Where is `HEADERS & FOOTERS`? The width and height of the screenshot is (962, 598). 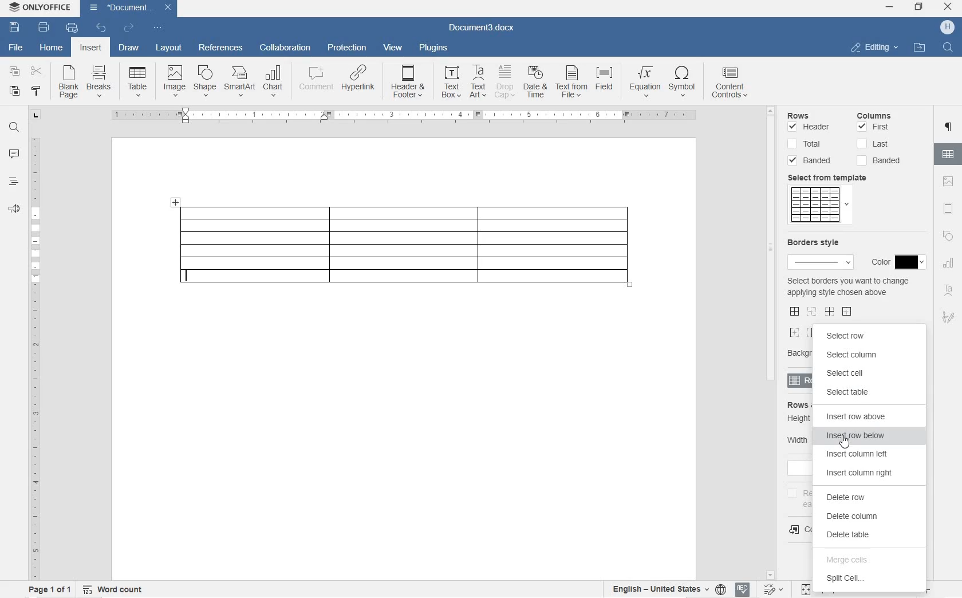 HEADERS & FOOTERS is located at coordinates (949, 208).